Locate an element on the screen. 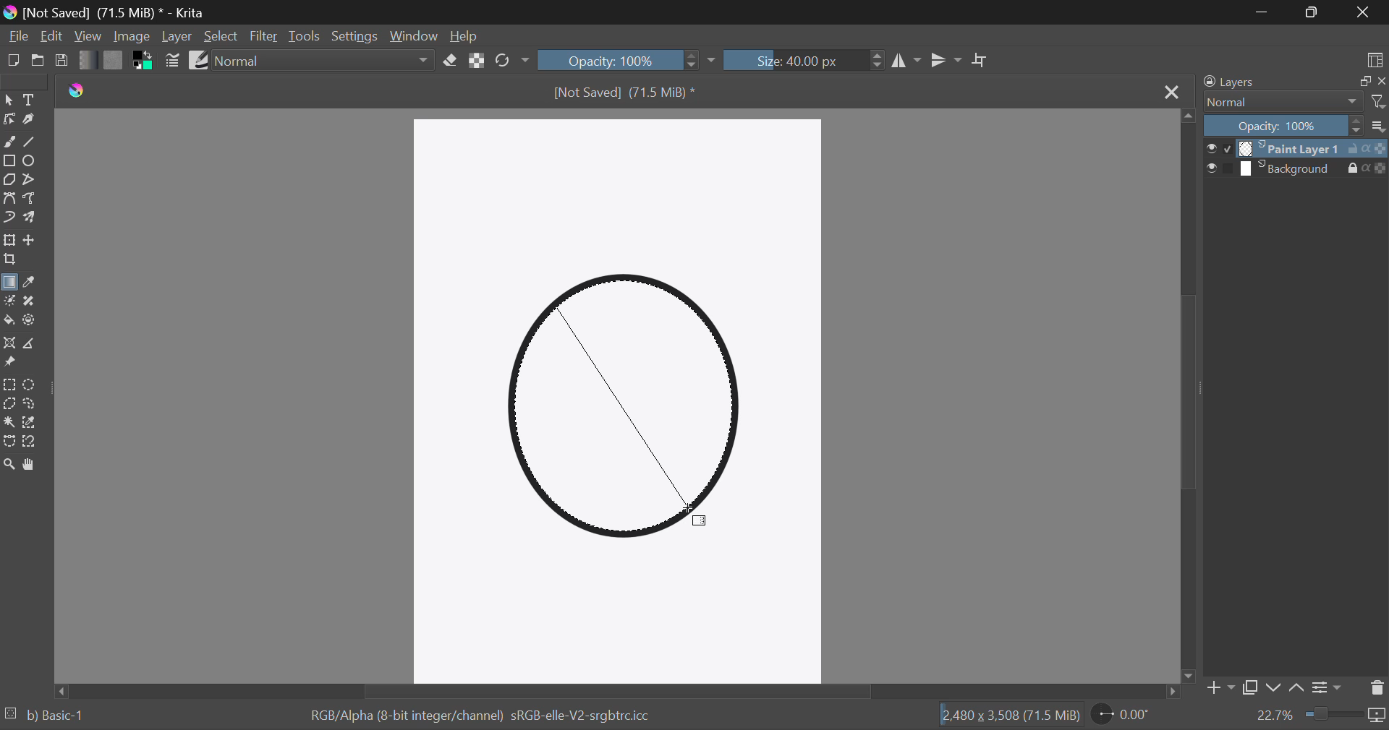 The height and width of the screenshot is (730, 1389). Select is located at coordinates (9, 100).